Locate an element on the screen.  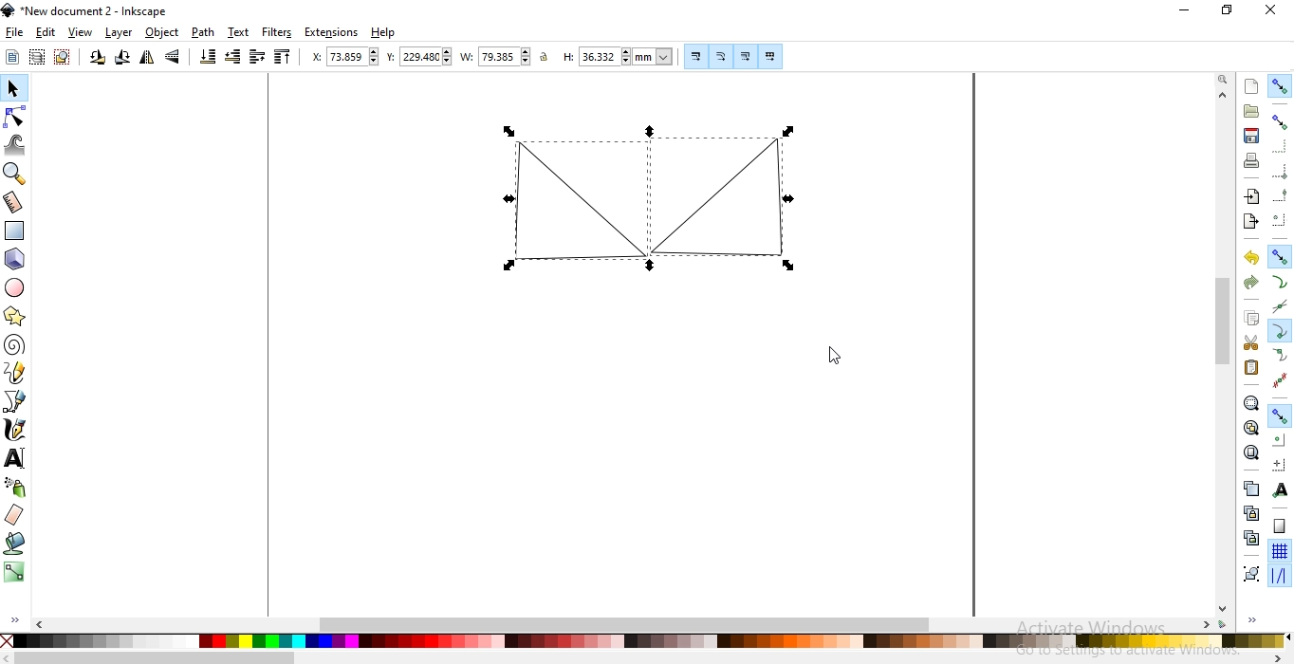
flip horizontally is located at coordinates (147, 58).